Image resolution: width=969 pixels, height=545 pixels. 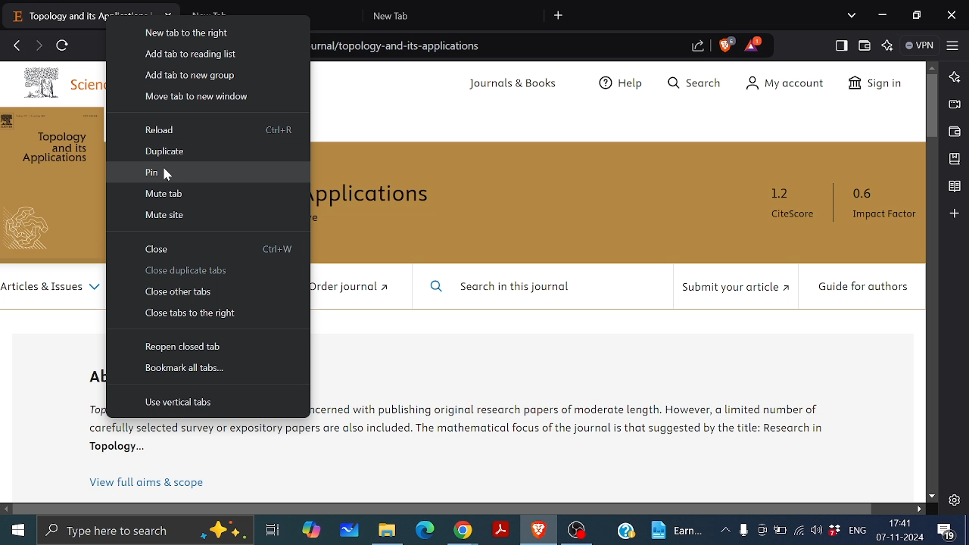 What do you see at coordinates (347, 531) in the screenshot?
I see `White board` at bounding box center [347, 531].